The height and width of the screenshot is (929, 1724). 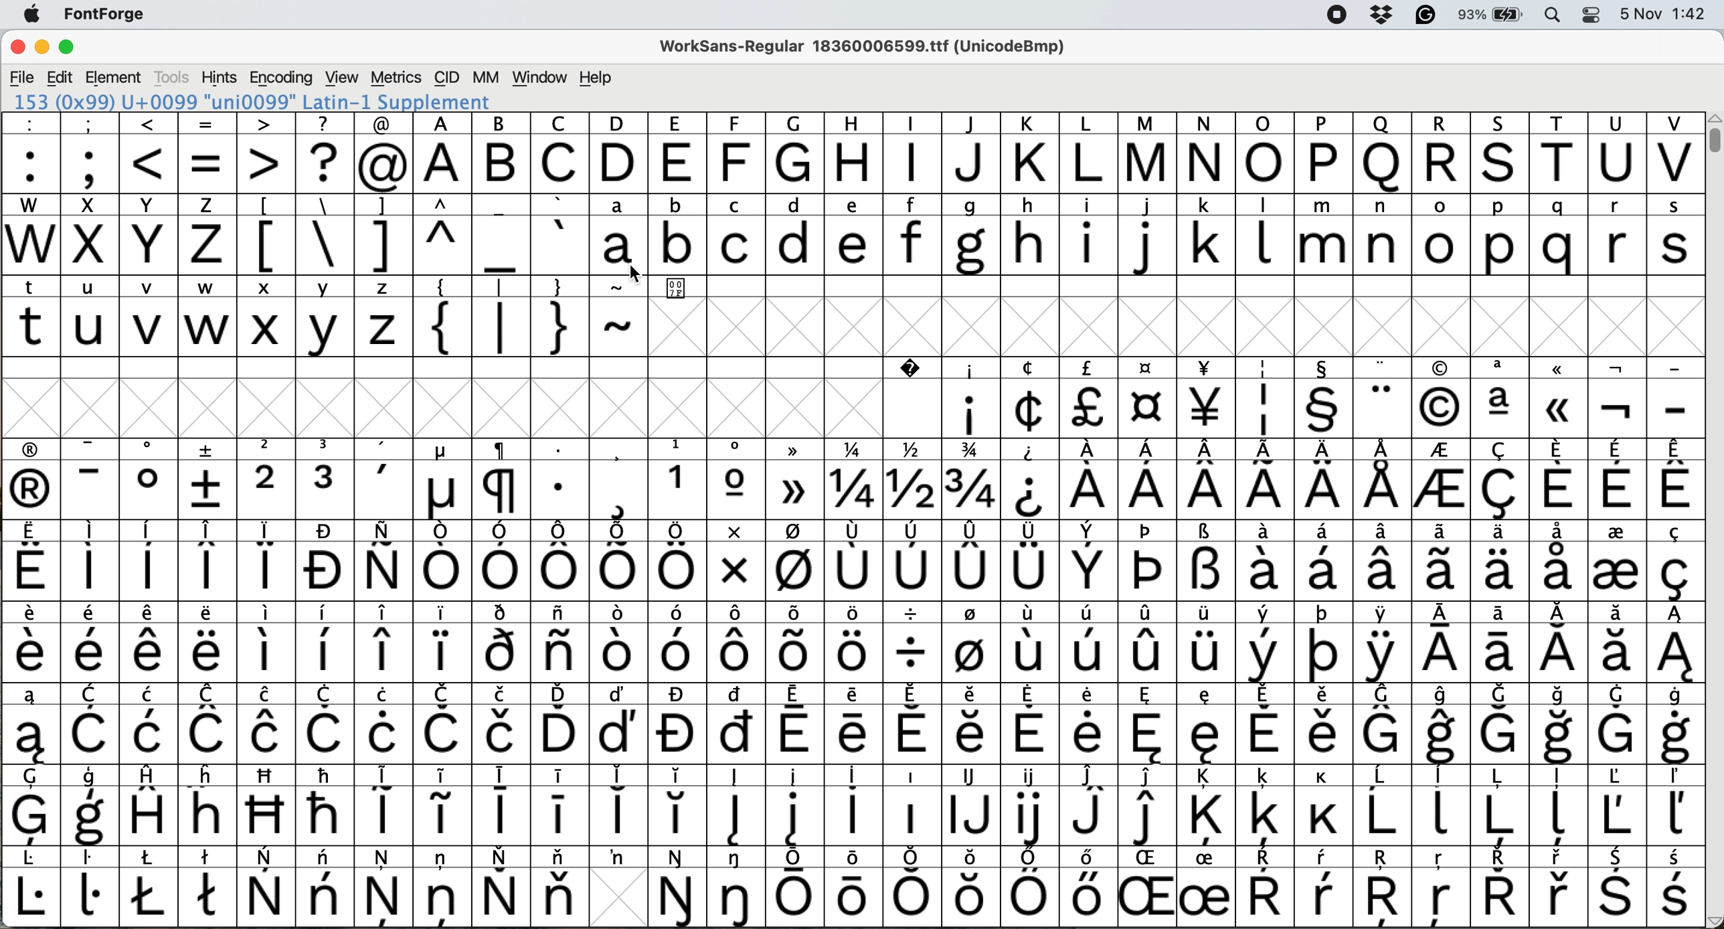 What do you see at coordinates (1146, 153) in the screenshot?
I see `M` at bounding box center [1146, 153].